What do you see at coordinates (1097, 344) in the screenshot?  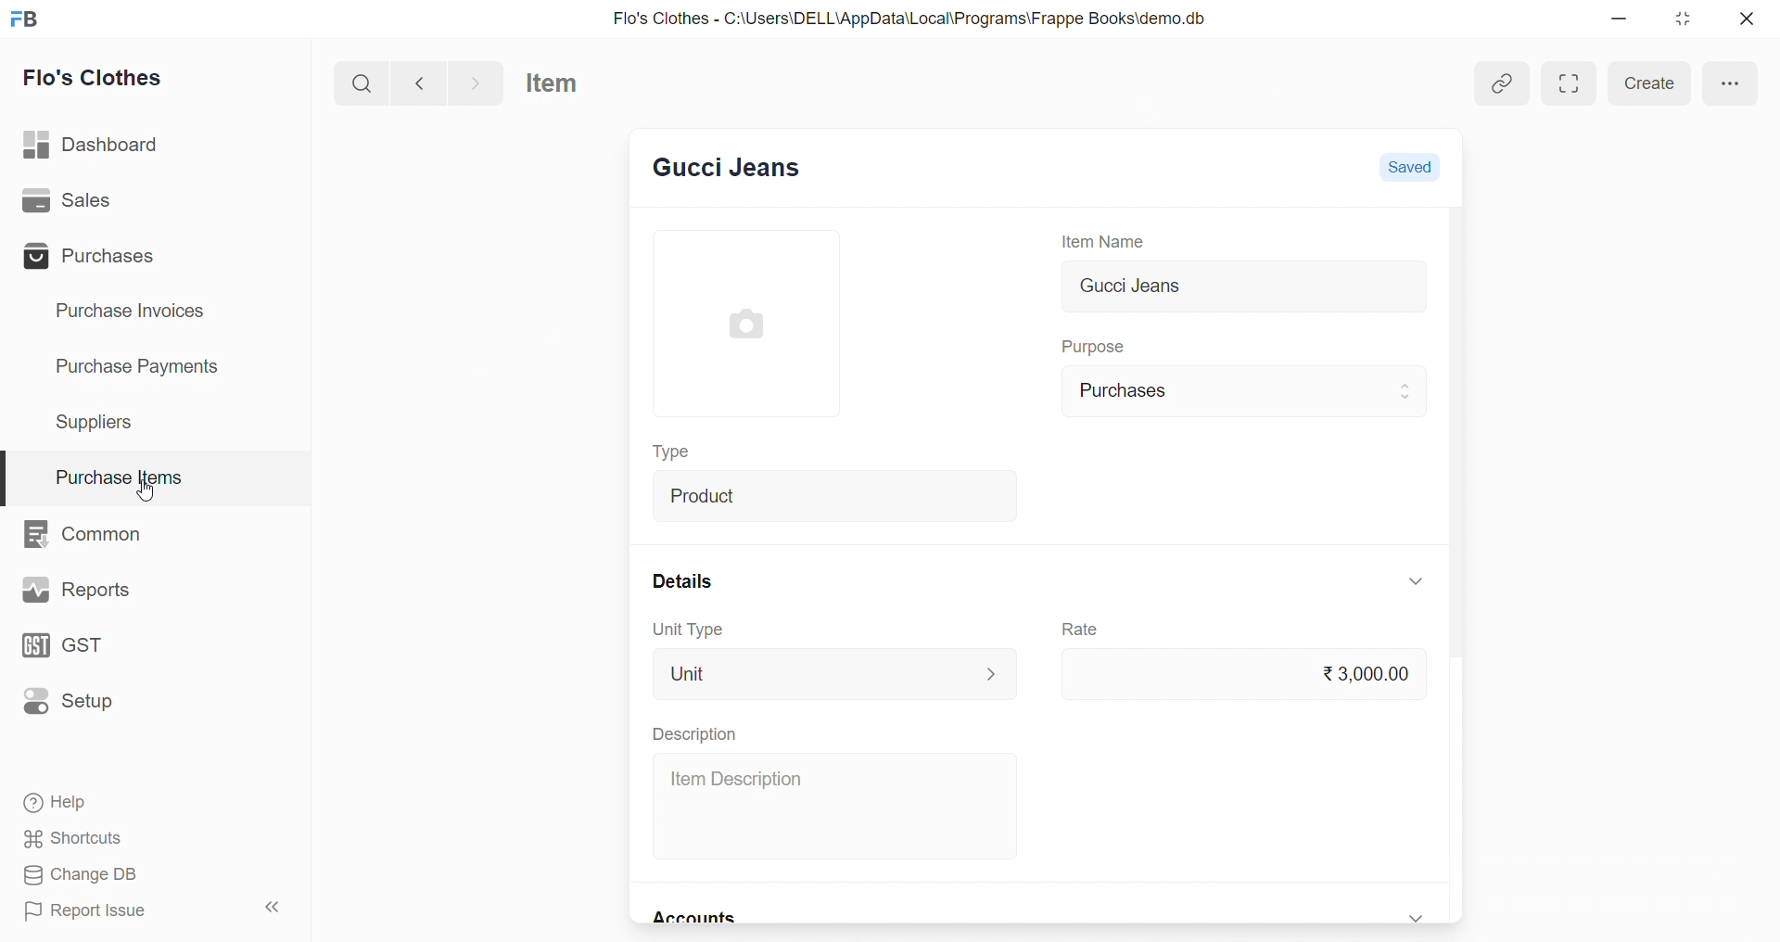 I see `Purpose` at bounding box center [1097, 344].